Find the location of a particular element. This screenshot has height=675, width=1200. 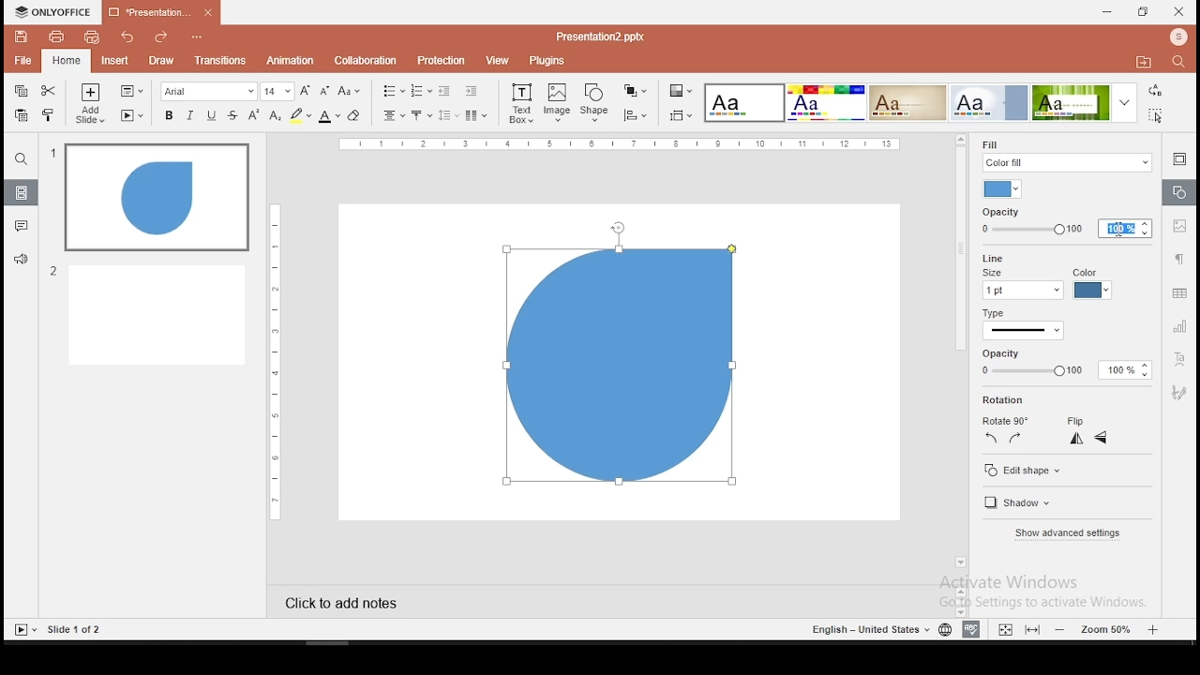

file is located at coordinates (22, 60).